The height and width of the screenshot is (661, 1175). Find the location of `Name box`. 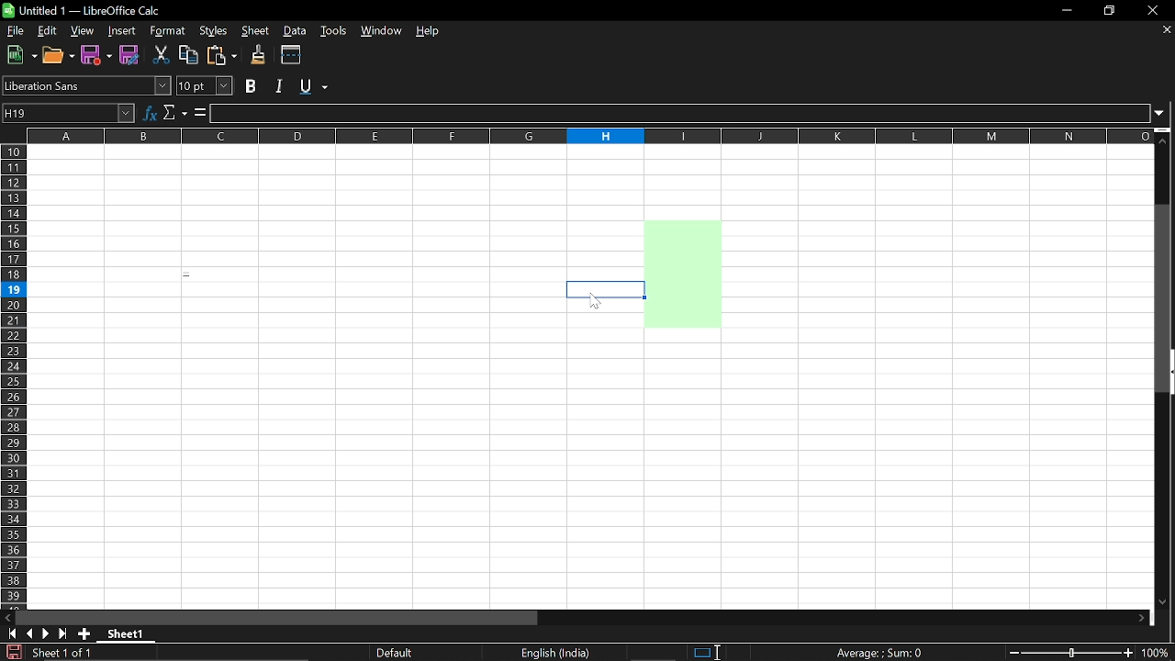

Name box is located at coordinates (68, 112).